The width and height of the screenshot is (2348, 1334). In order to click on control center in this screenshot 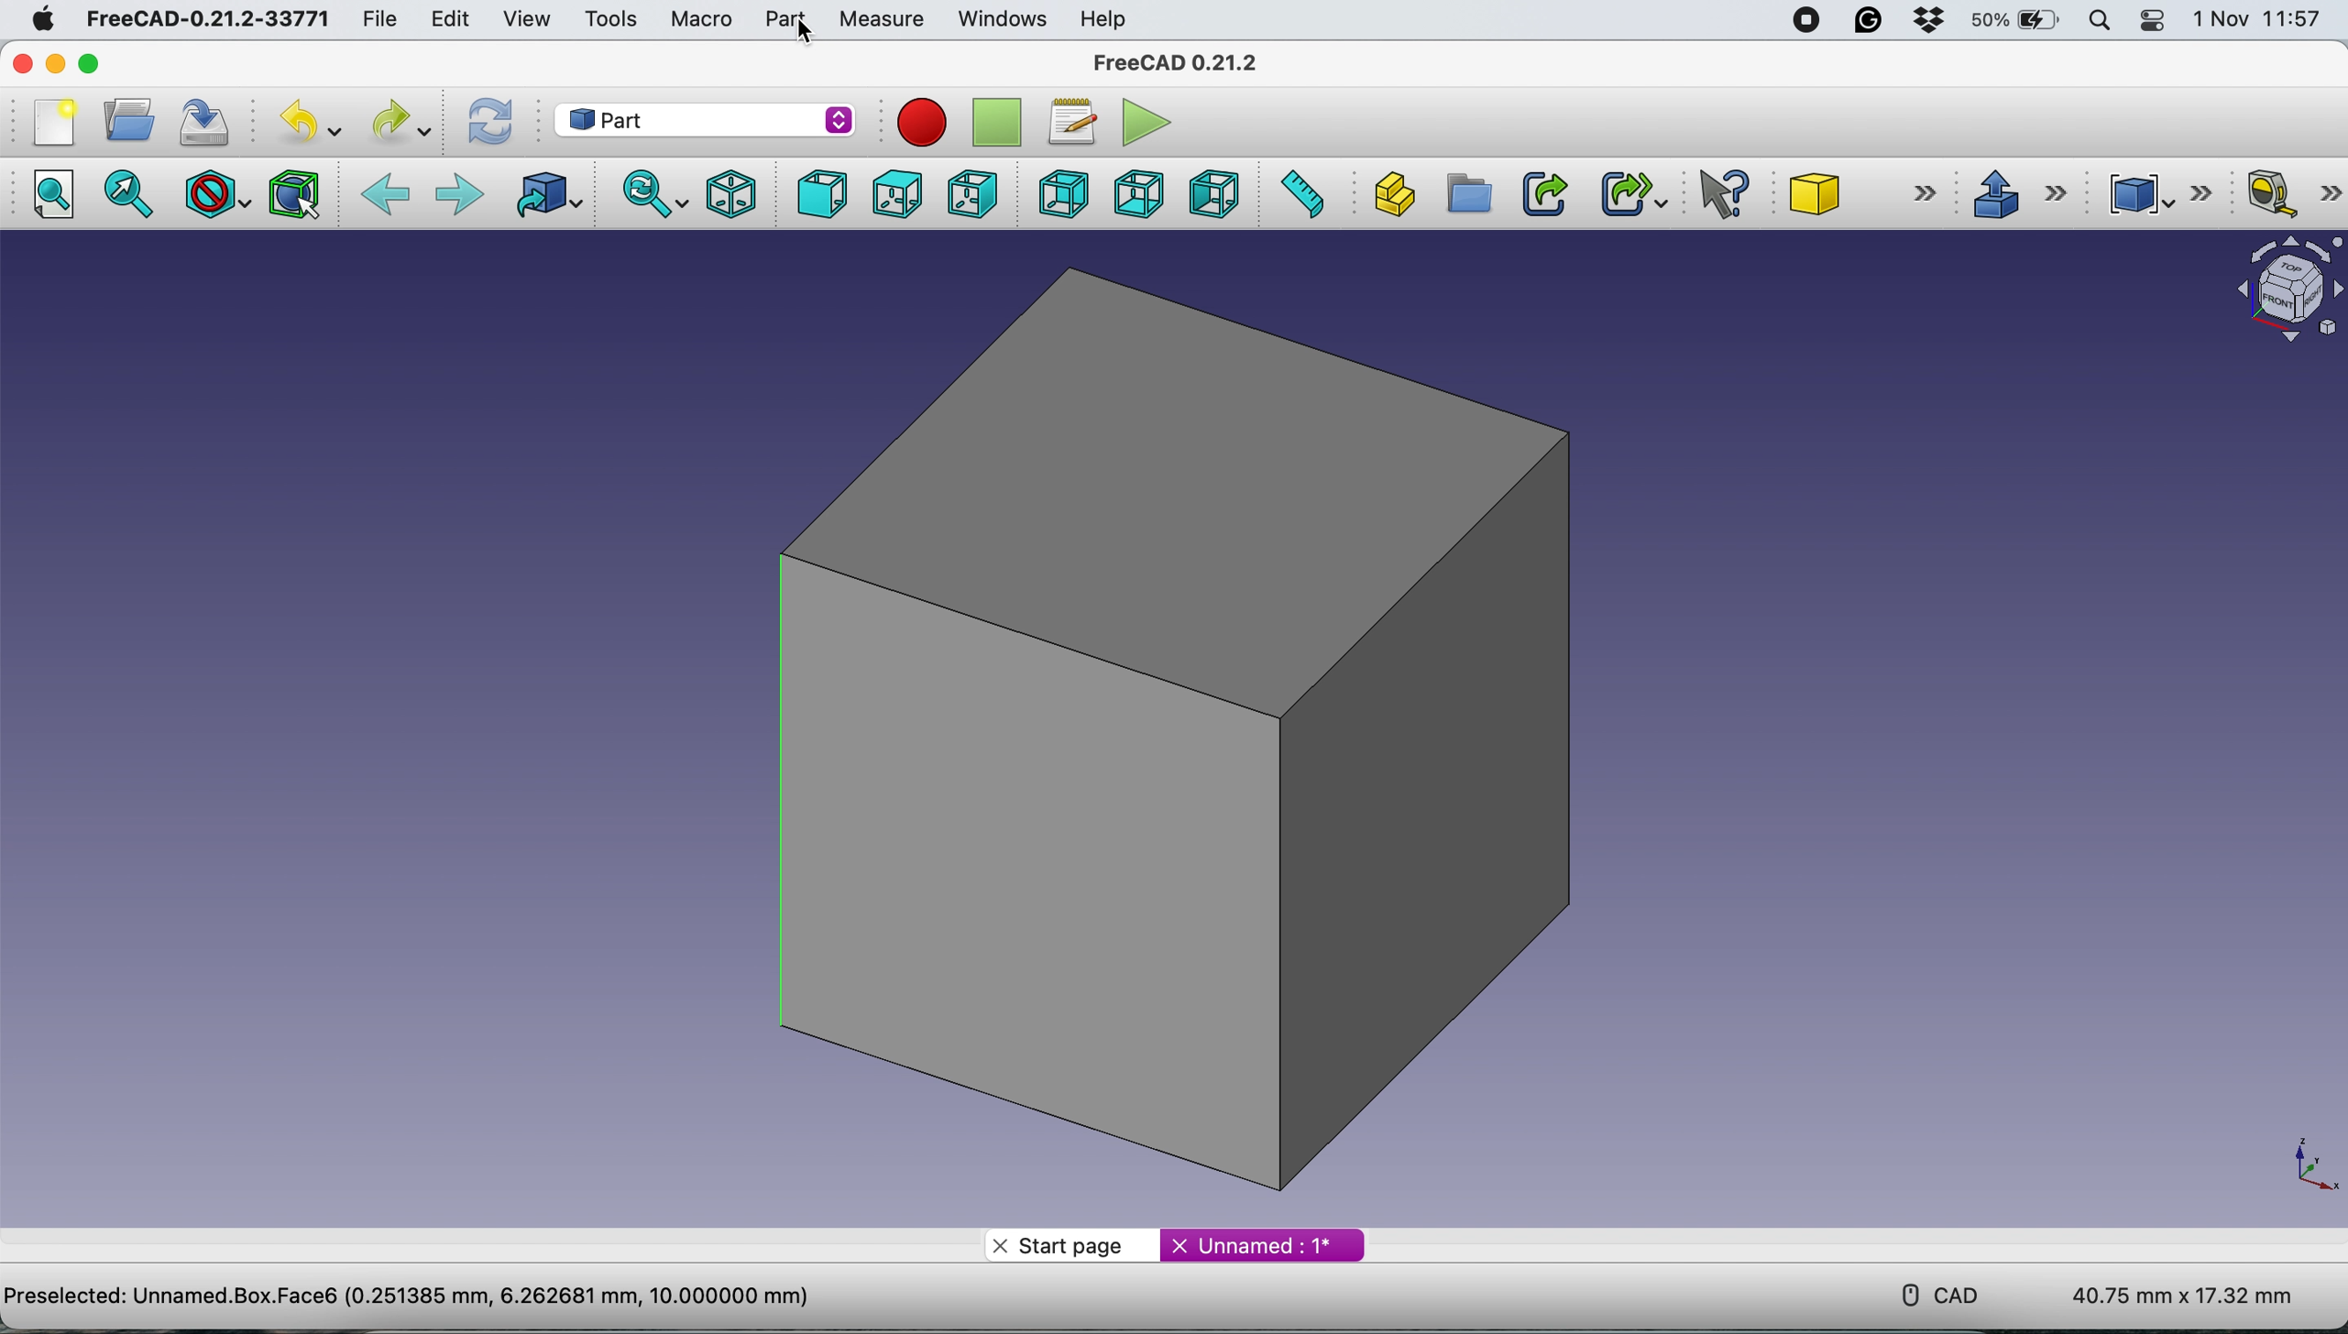, I will do `click(2155, 21)`.